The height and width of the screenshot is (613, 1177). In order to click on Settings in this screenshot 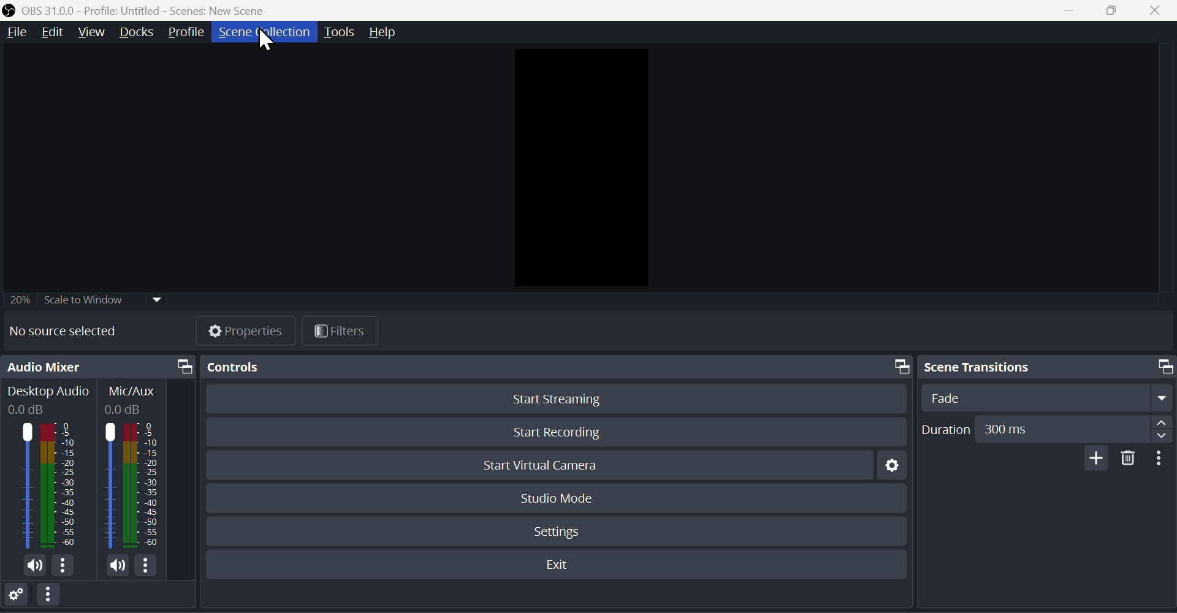, I will do `click(560, 529)`.